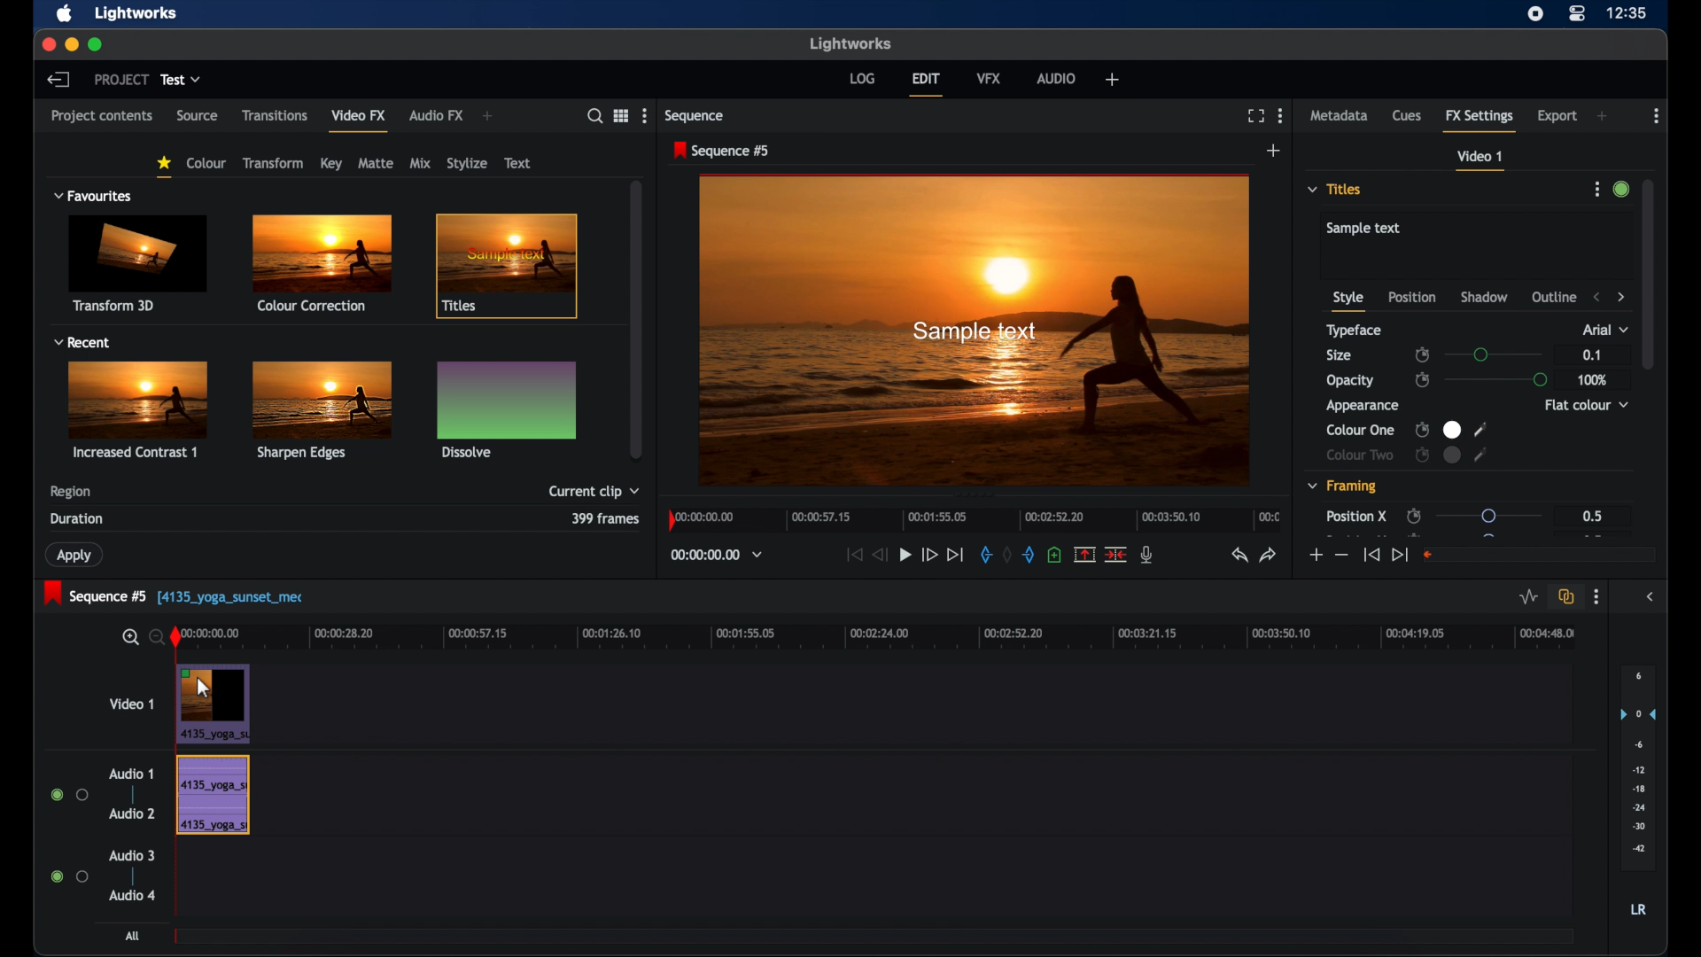 This screenshot has height=957, width=1701. What do you see at coordinates (198, 116) in the screenshot?
I see `source` at bounding box center [198, 116].